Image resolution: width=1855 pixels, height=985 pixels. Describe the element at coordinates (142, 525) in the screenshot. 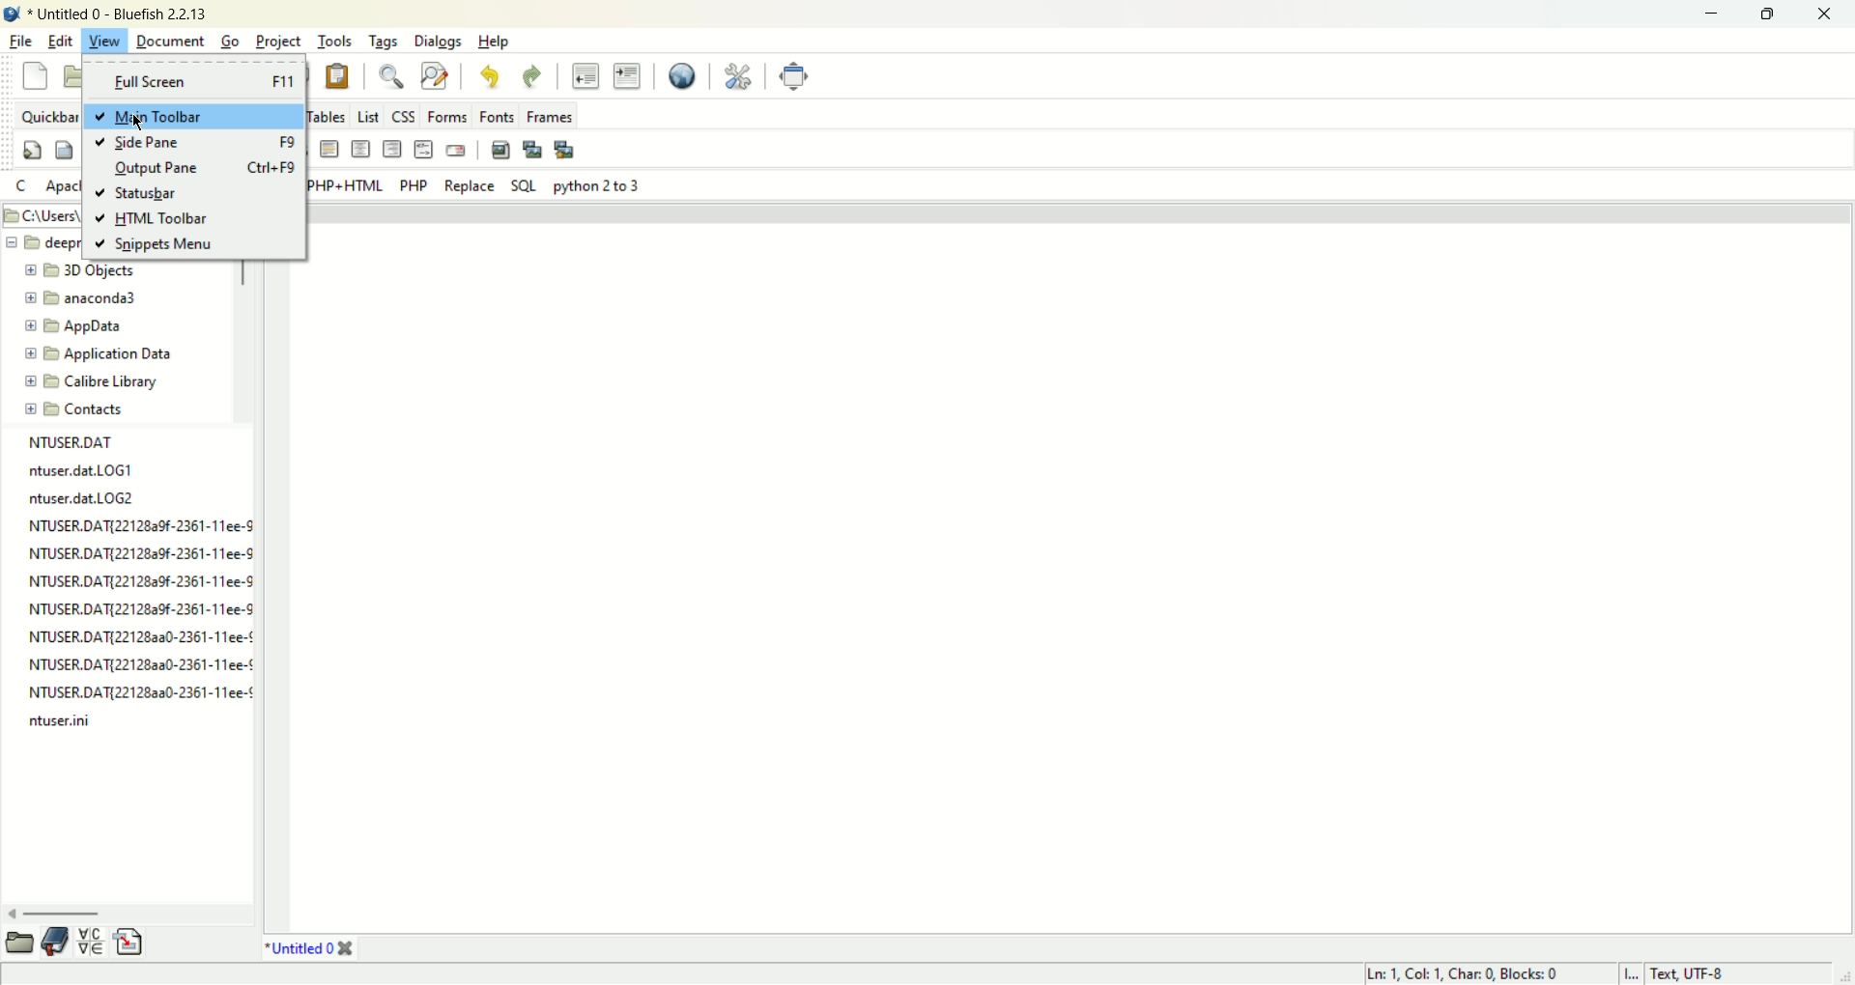

I see `NTUSER.DAT[221282a9f-2361-11ee-S` at that location.